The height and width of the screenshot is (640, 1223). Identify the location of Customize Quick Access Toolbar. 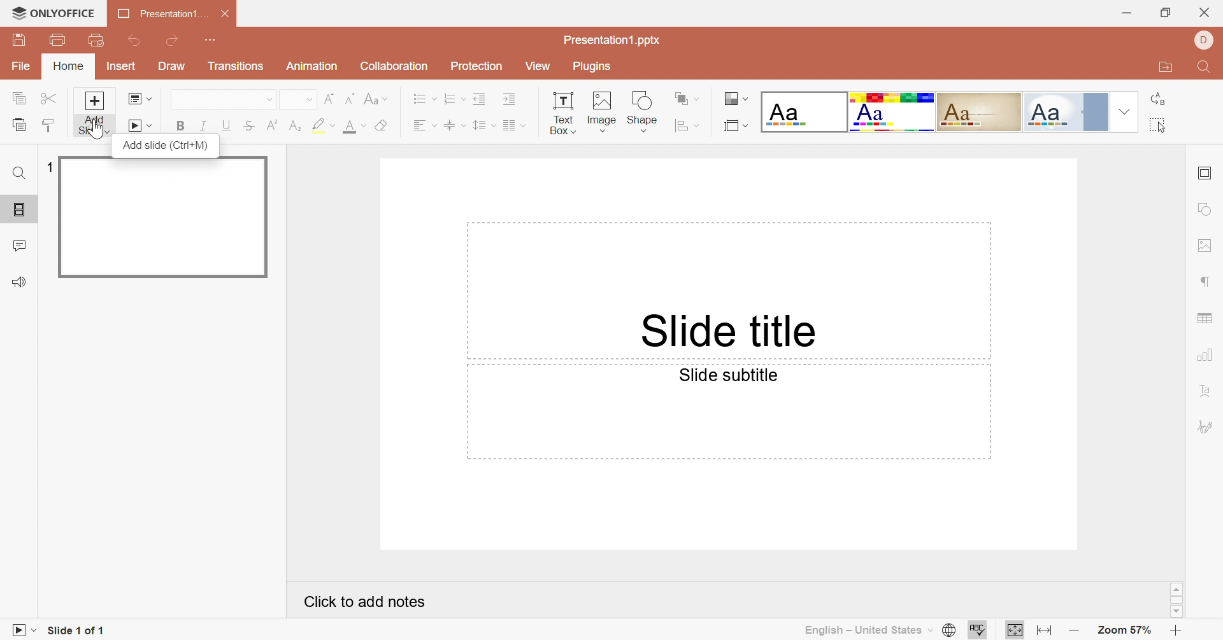
(211, 41).